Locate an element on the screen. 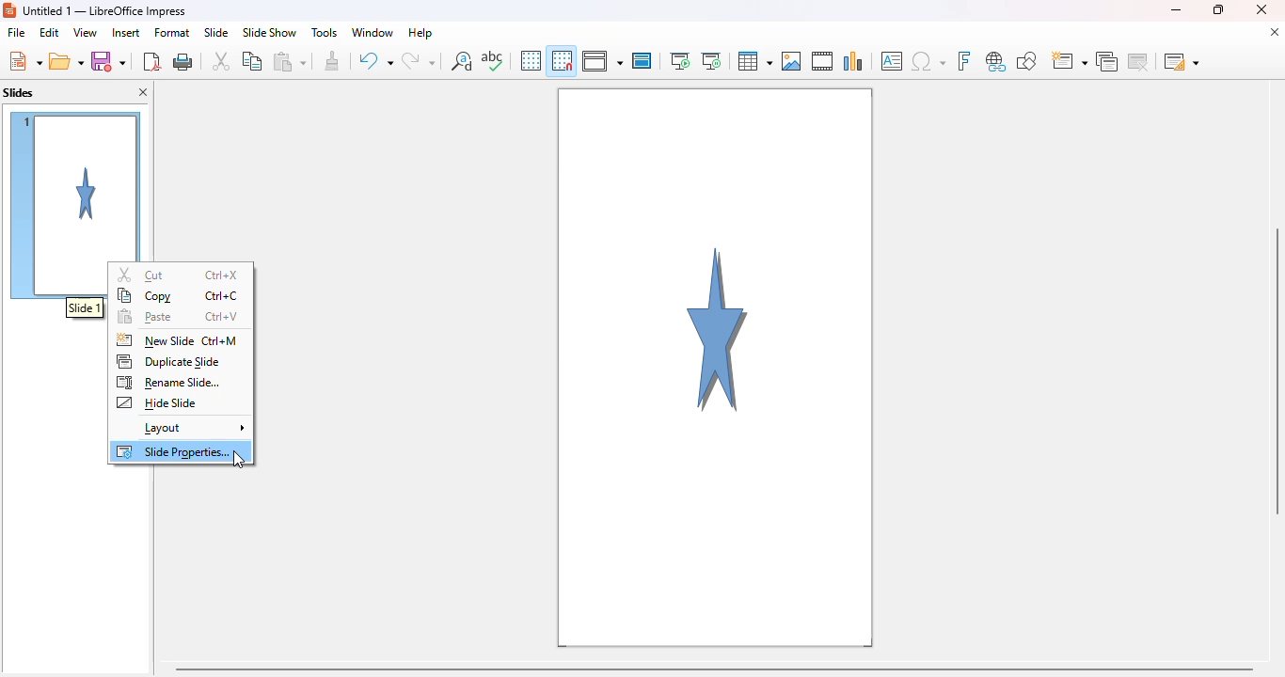 This screenshot has height=677, width=1285. format is located at coordinates (172, 33).